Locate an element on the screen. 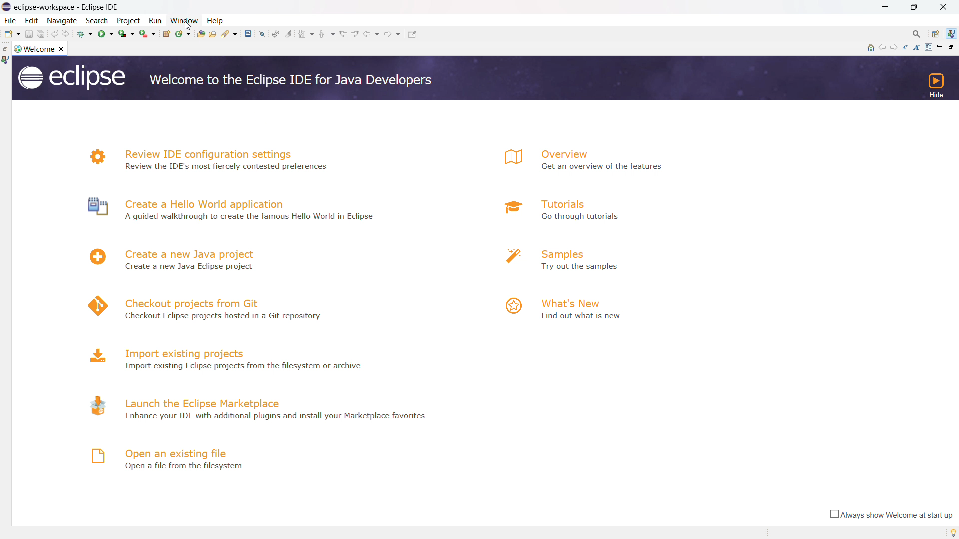 The height and width of the screenshot is (539, 959). run last tool is located at coordinates (148, 33).